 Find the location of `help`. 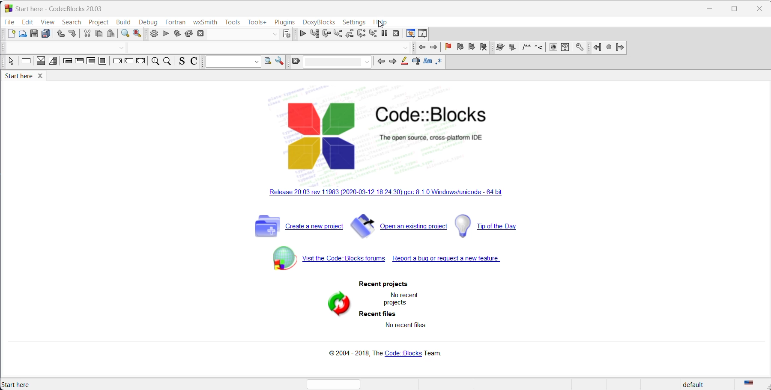

help is located at coordinates (380, 23).